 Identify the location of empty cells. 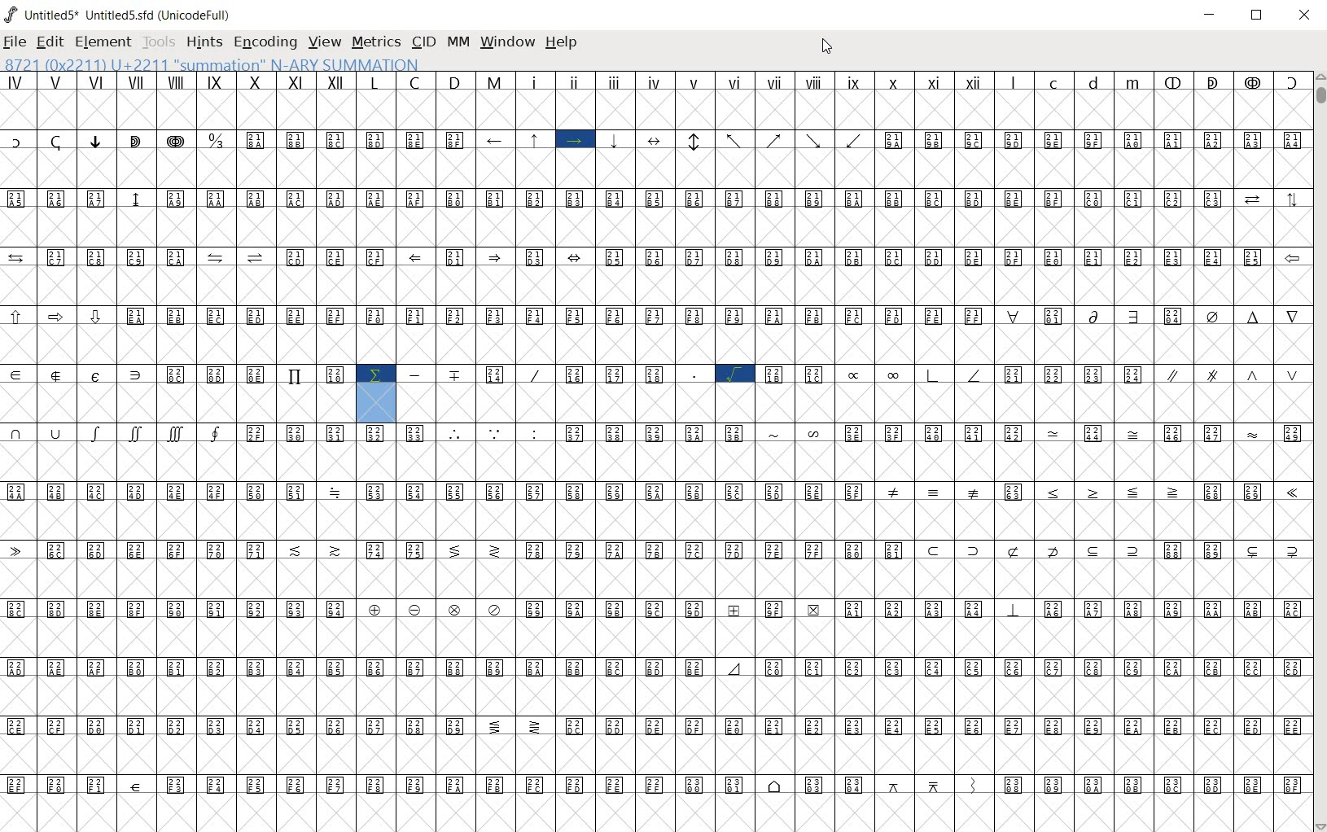
(659, 694).